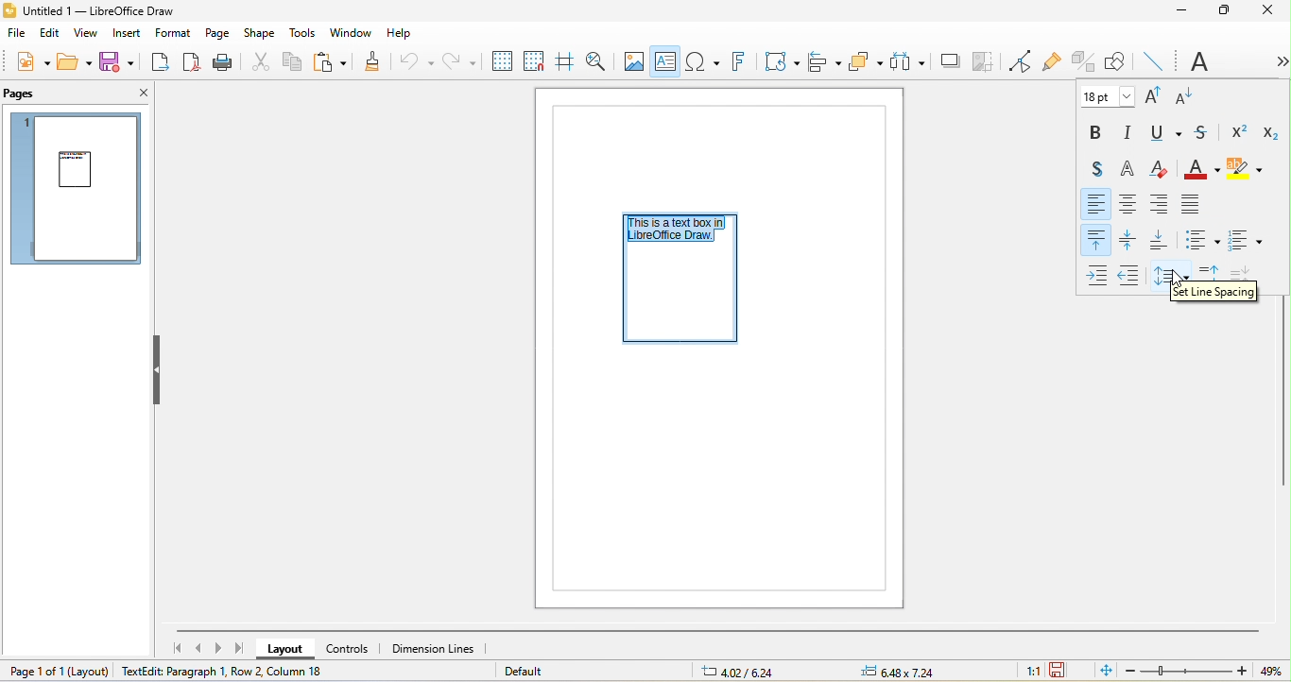 This screenshot has width=1291, height=682. I want to click on layout, so click(289, 650).